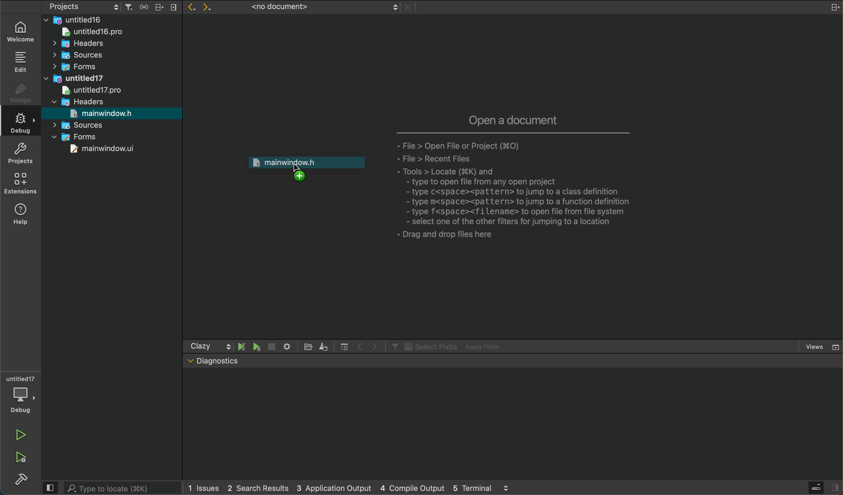 This screenshot has width=843, height=495. What do you see at coordinates (109, 487) in the screenshot?
I see `search` at bounding box center [109, 487].